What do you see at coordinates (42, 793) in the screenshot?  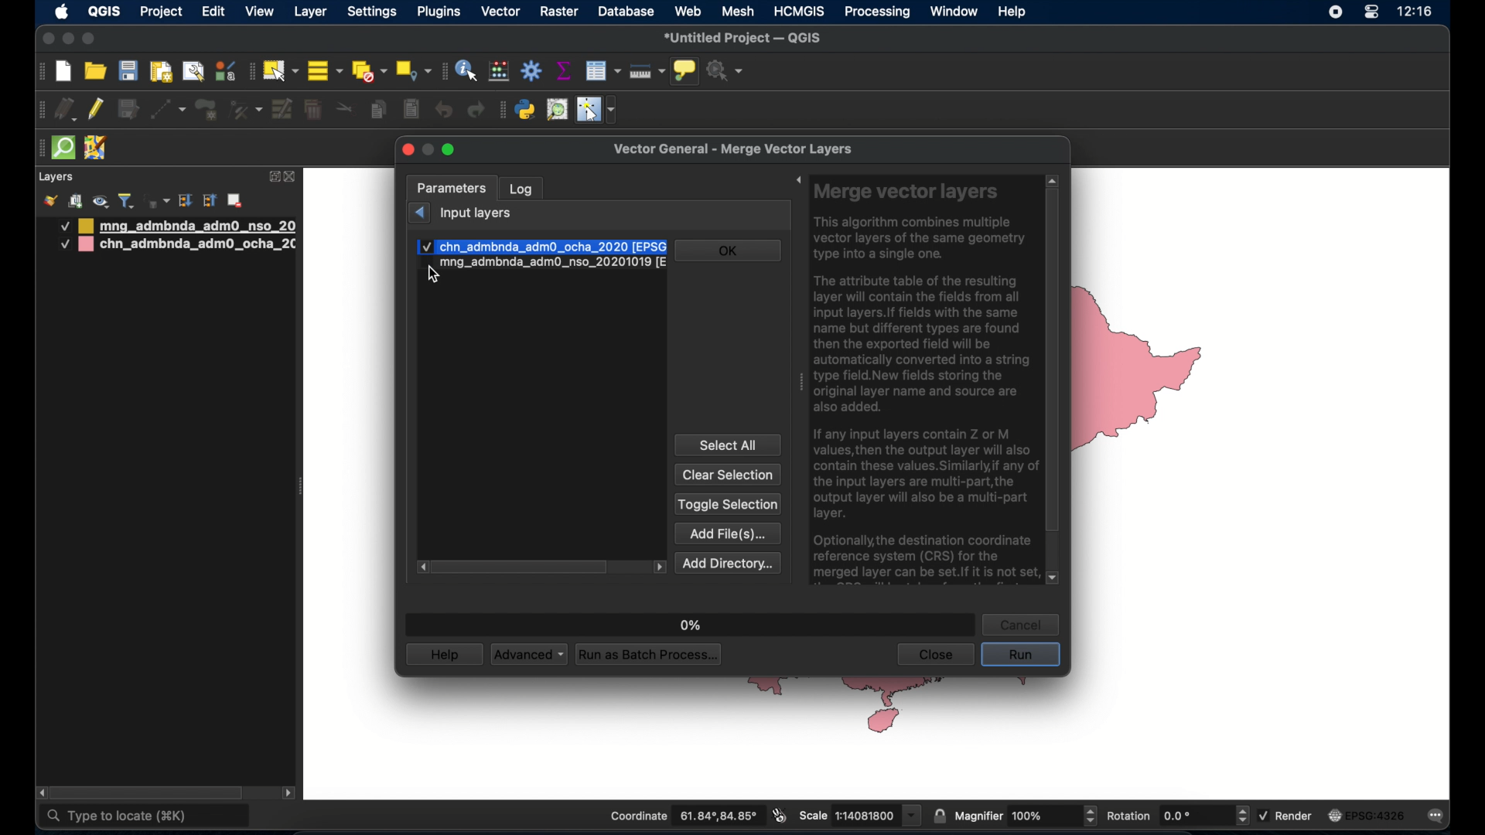 I see `scroll left` at bounding box center [42, 793].